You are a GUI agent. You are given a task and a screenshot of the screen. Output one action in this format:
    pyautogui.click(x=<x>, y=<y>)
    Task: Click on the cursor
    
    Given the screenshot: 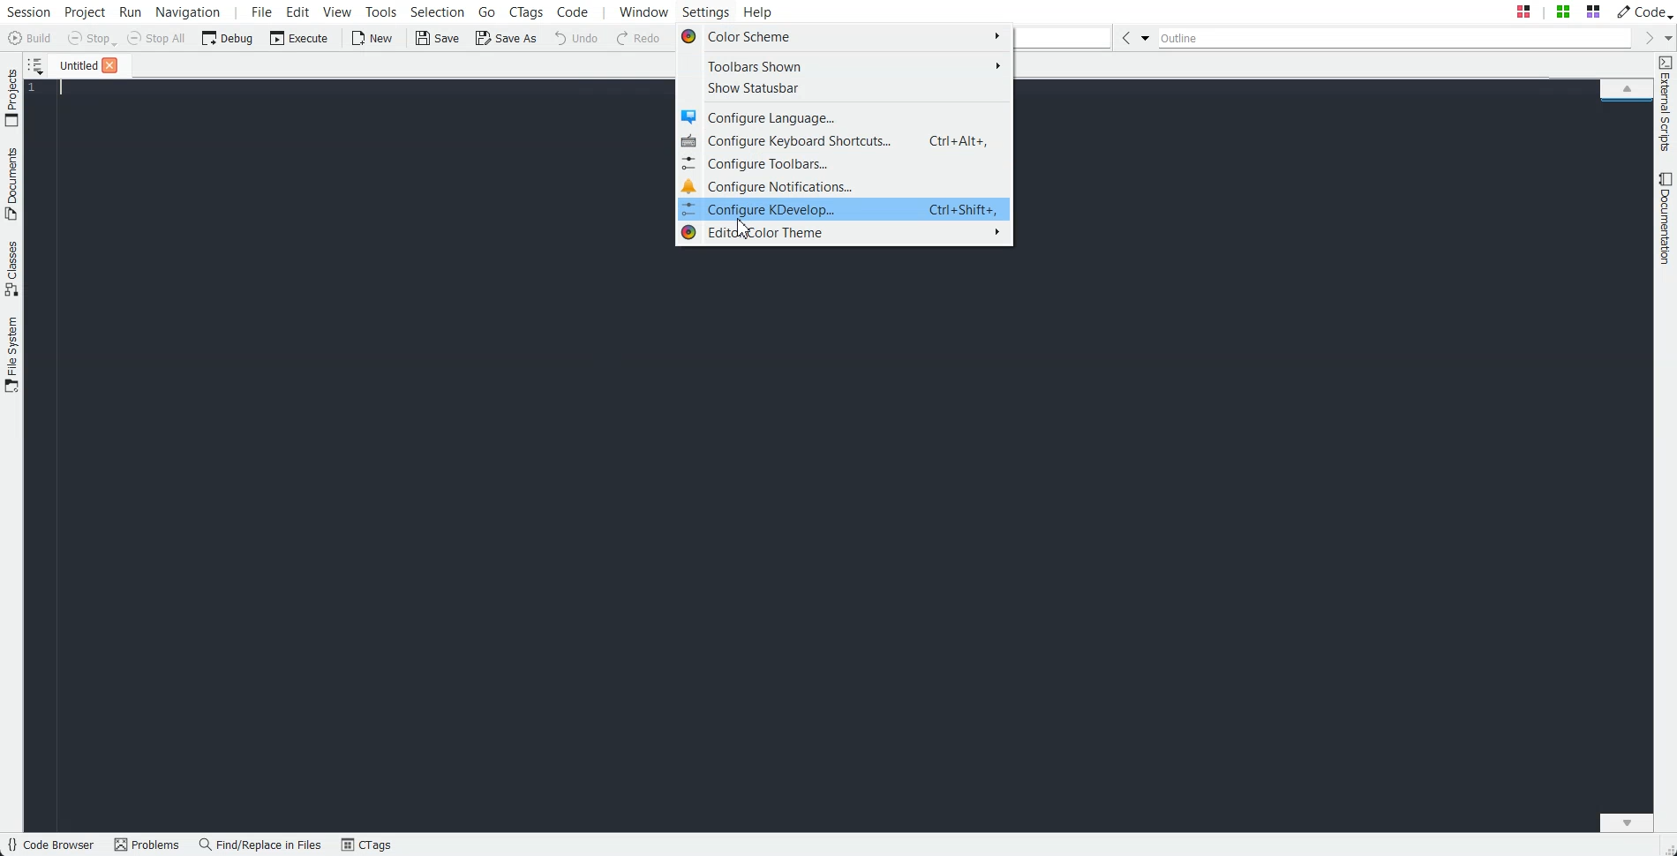 What is the action you would take?
    pyautogui.click(x=743, y=229)
    